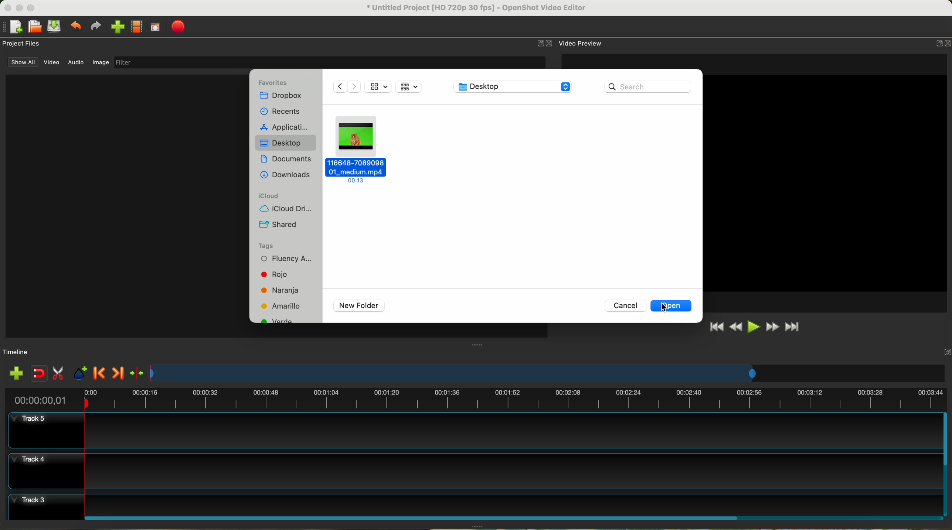  I want to click on recents, so click(283, 111).